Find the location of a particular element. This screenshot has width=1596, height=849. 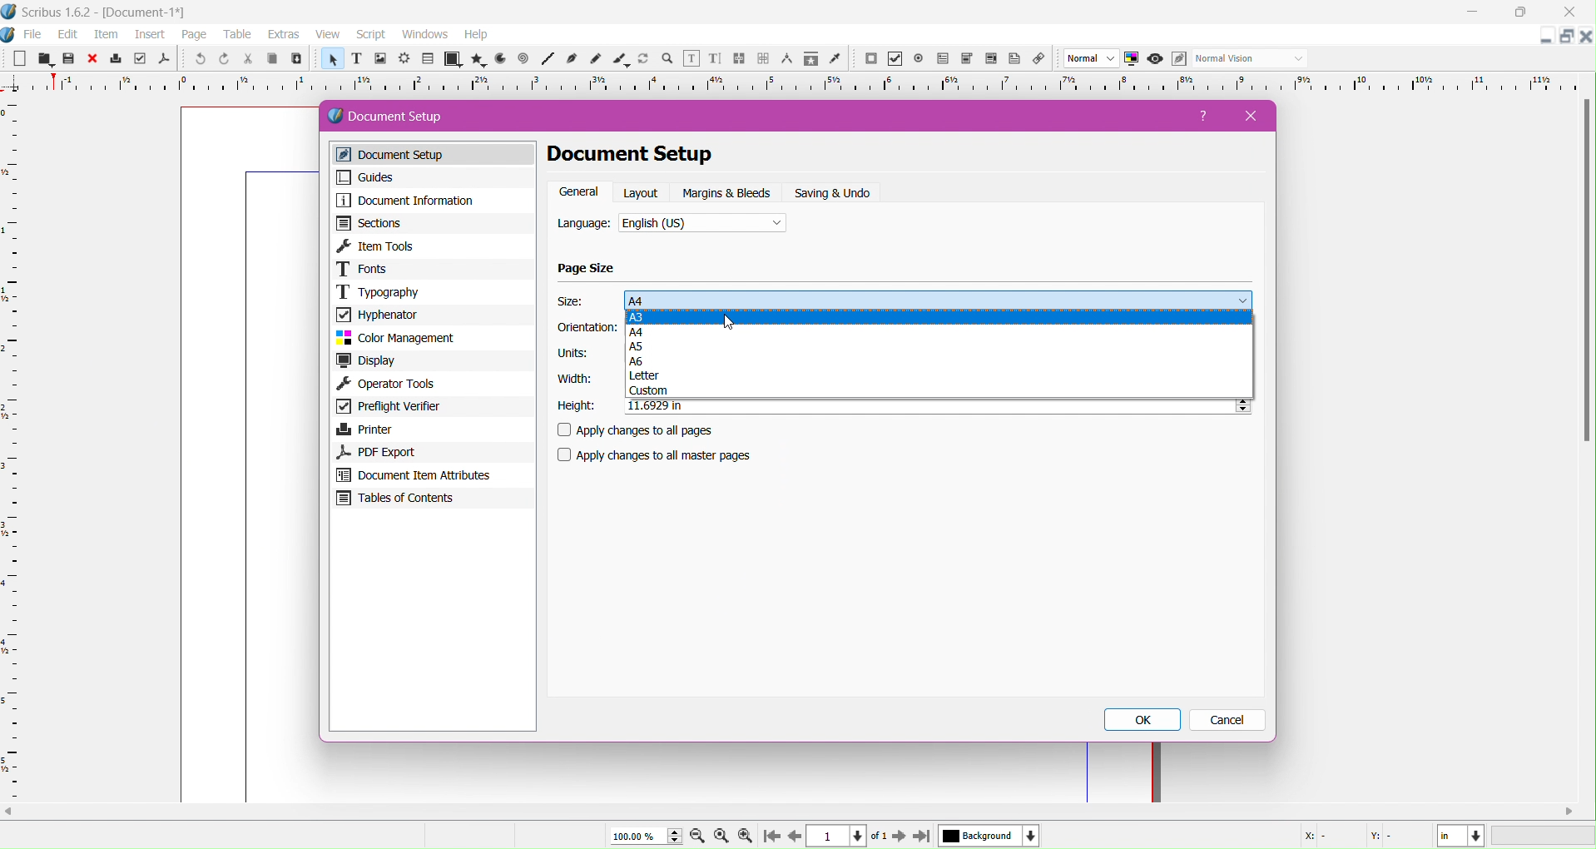

undo is located at coordinates (198, 60).